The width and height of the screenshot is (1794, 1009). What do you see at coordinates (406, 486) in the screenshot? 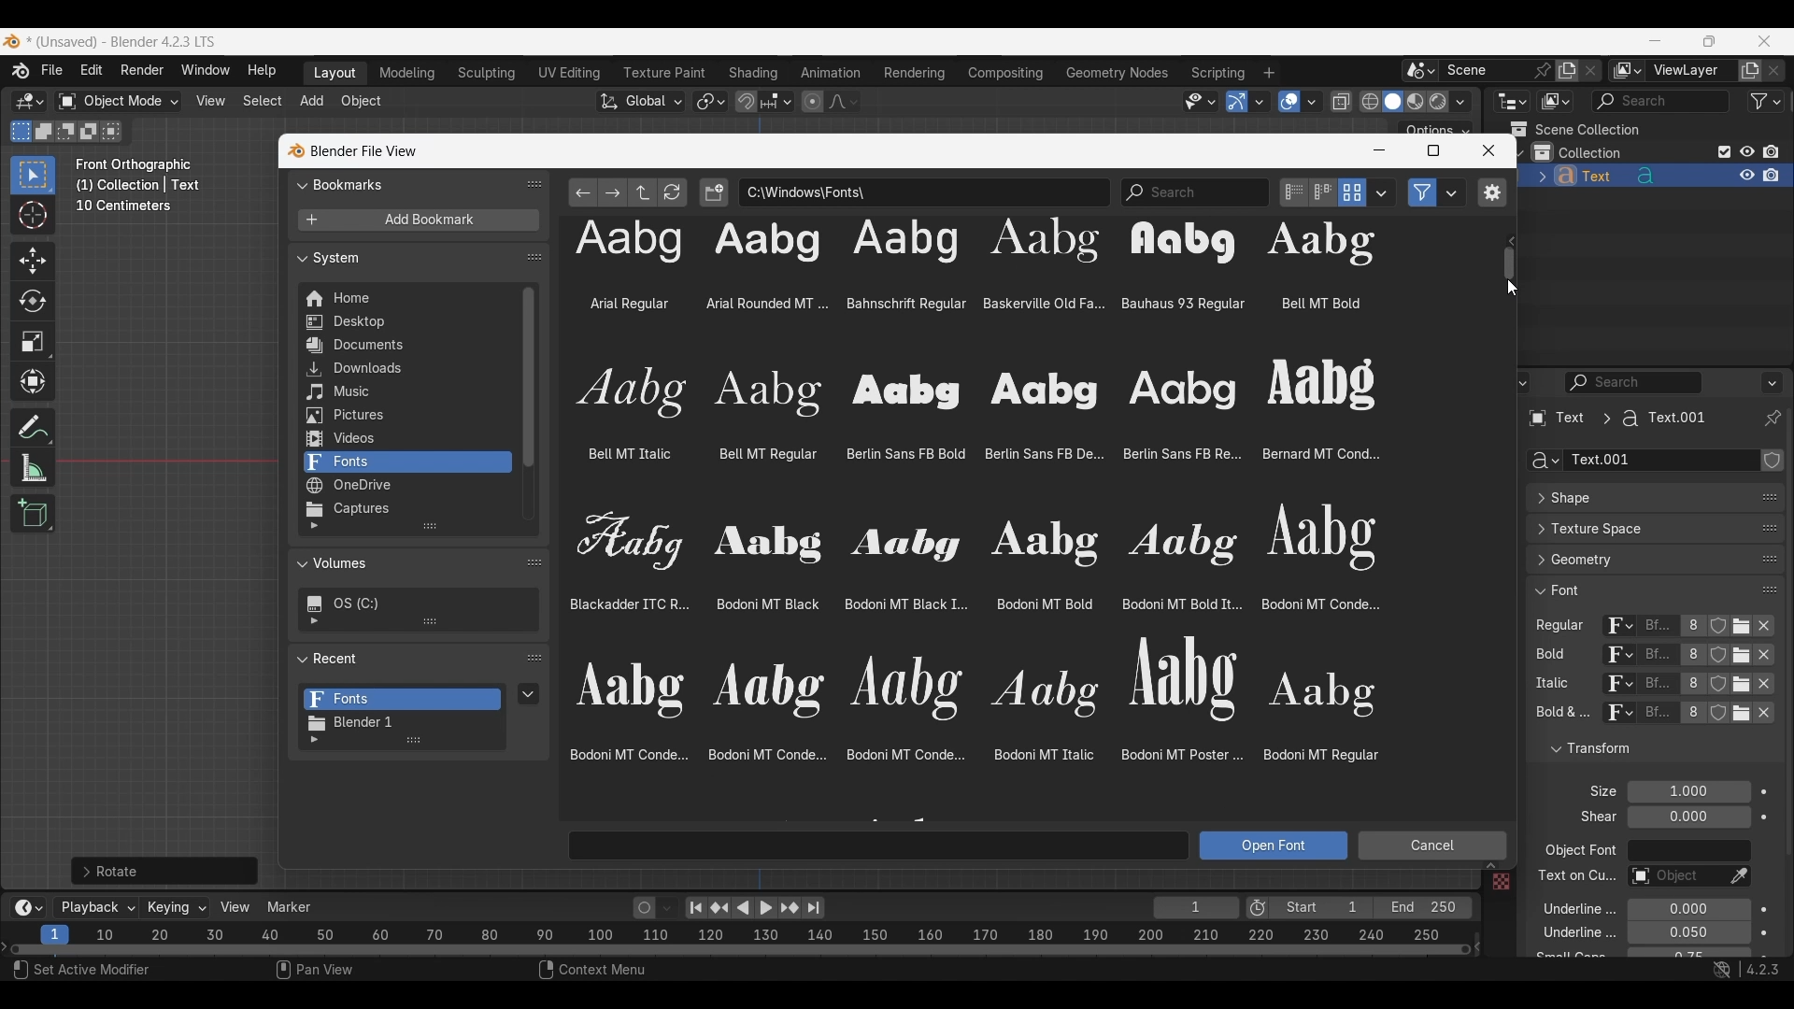
I see `OneDrive folder` at bounding box center [406, 486].